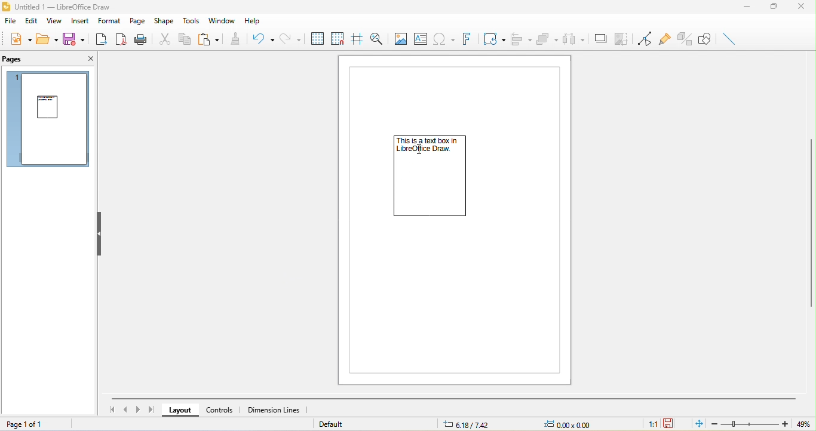 This screenshot has width=816, height=431. I want to click on tools, so click(191, 21).